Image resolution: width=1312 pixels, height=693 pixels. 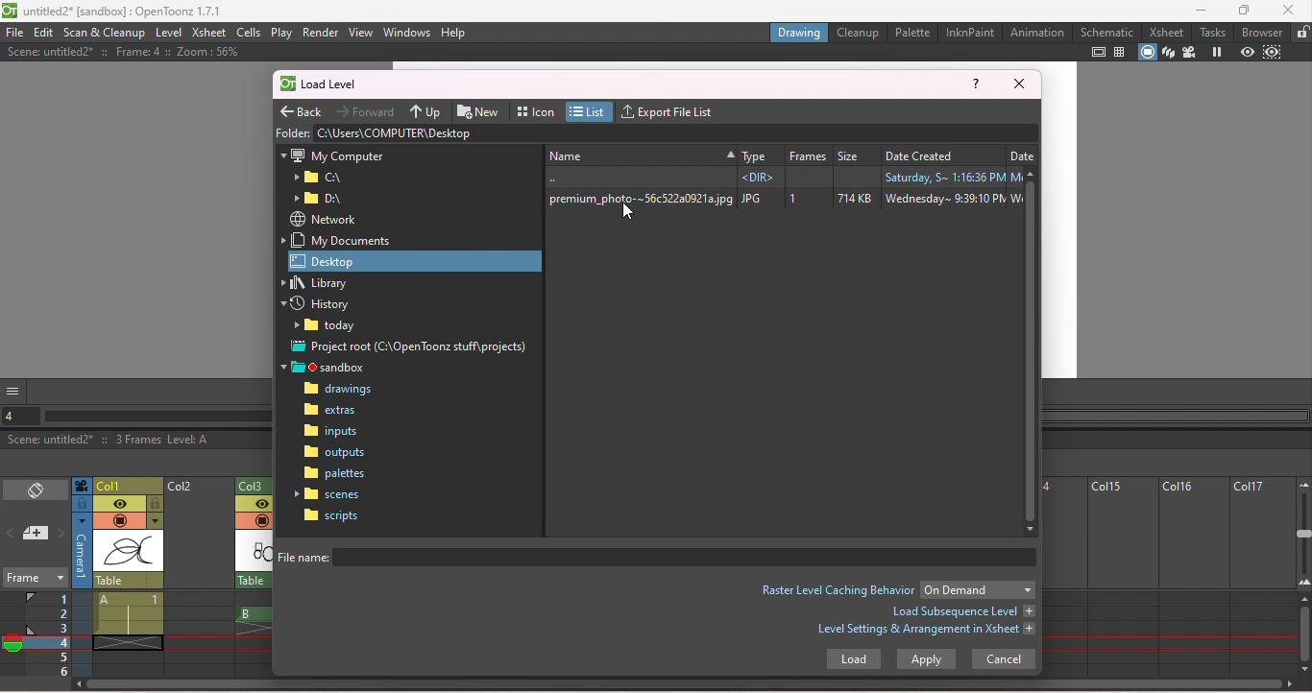 What do you see at coordinates (639, 154) in the screenshot?
I see `New` at bounding box center [639, 154].